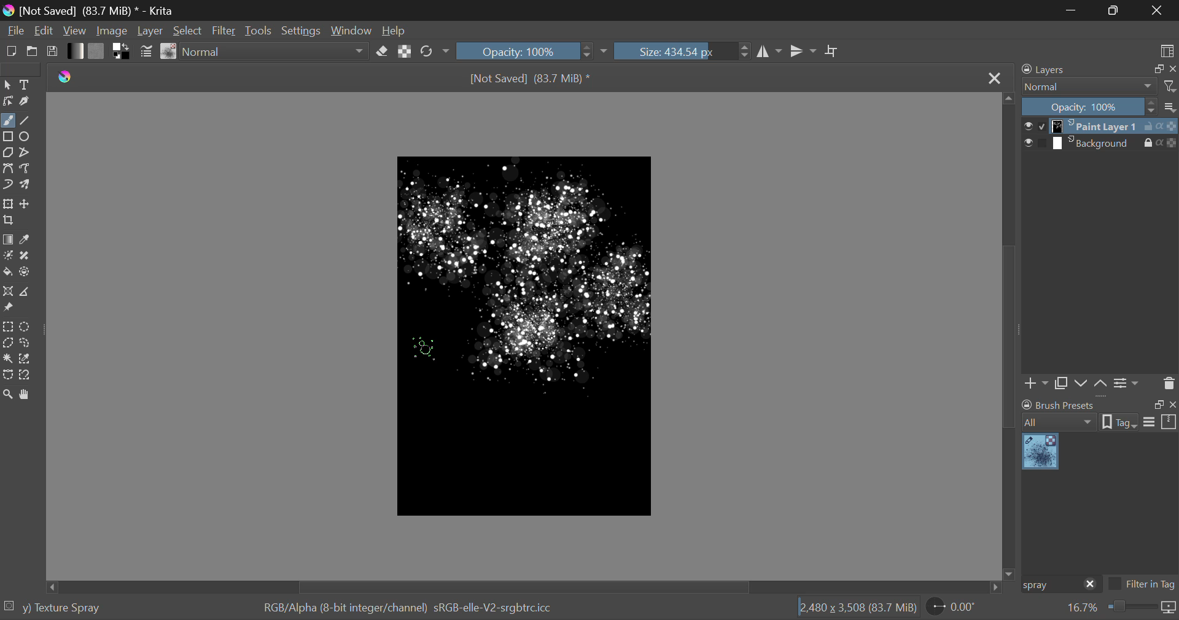 The height and width of the screenshot is (620, 1179). What do you see at coordinates (9, 376) in the screenshot?
I see `Bezier Curve Selection` at bounding box center [9, 376].